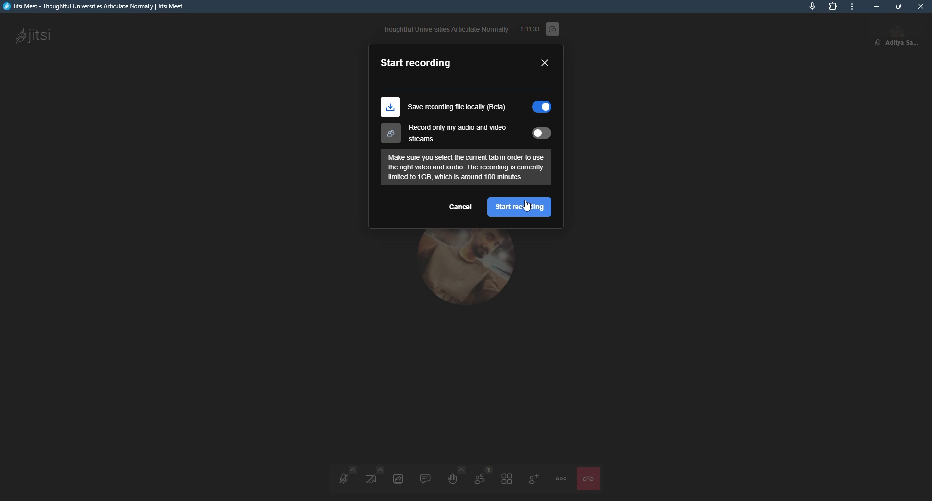 This screenshot has height=501, width=932. What do you see at coordinates (427, 477) in the screenshot?
I see `open chat` at bounding box center [427, 477].